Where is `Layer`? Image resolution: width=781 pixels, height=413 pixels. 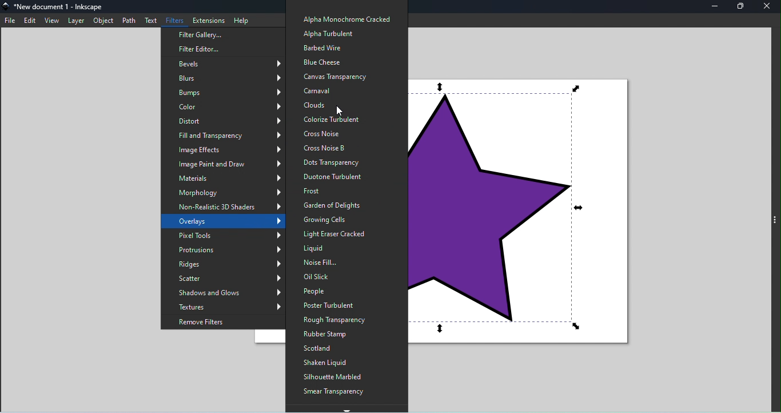
Layer is located at coordinates (77, 21).